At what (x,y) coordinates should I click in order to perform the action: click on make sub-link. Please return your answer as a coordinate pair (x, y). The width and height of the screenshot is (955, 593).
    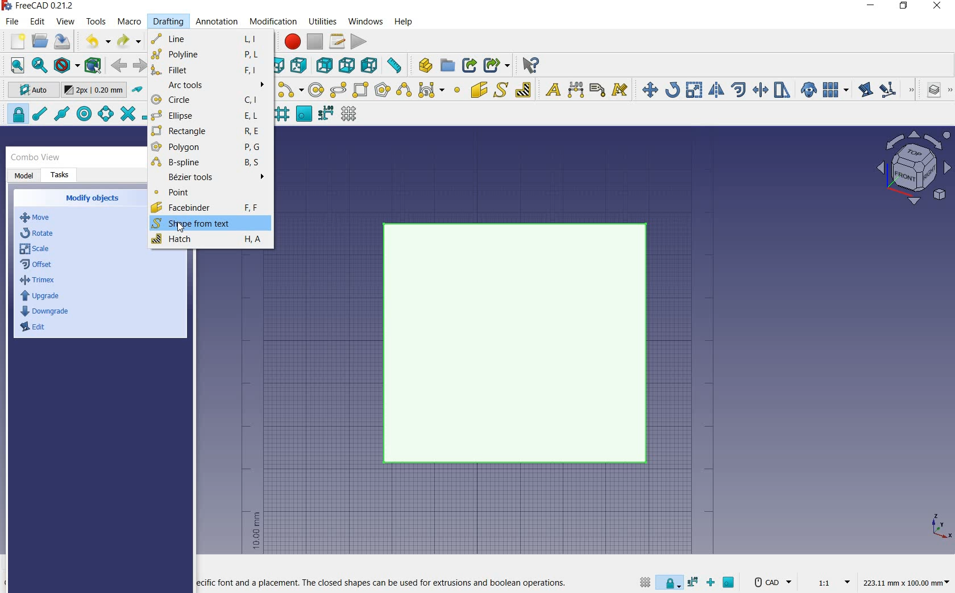
    Looking at the image, I should click on (495, 65).